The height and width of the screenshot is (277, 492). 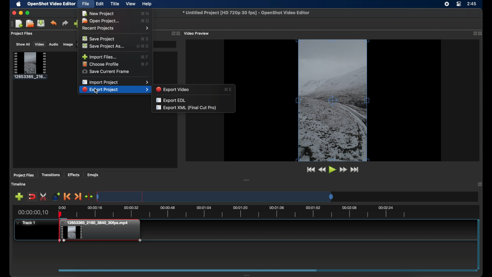 I want to click on new project, so click(x=19, y=24).